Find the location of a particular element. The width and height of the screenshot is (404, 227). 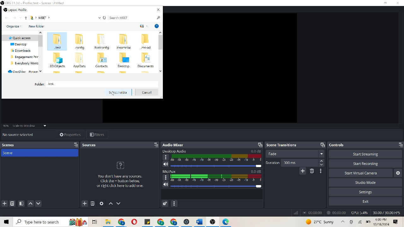

transition properties is located at coordinates (320, 171).